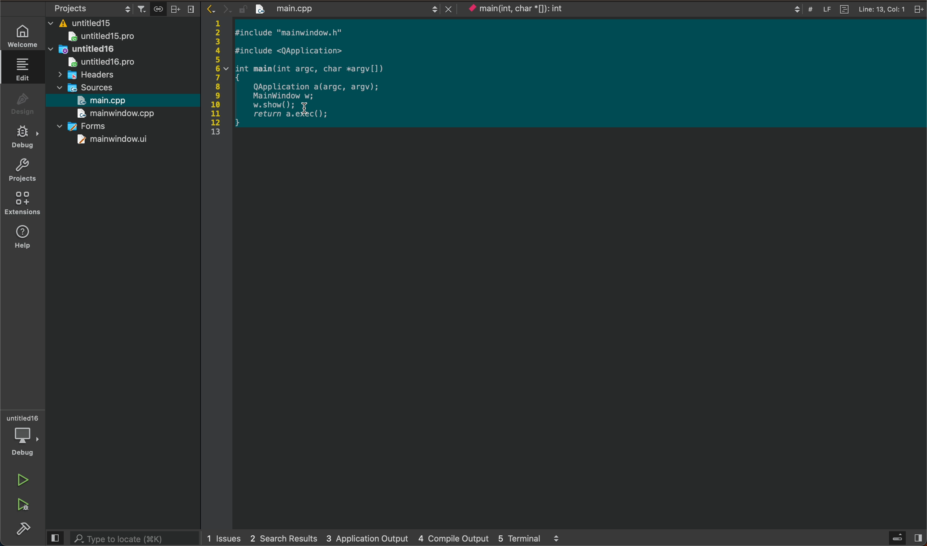 The width and height of the screenshot is (927, 546). I want to click on build, so click(19, 528).